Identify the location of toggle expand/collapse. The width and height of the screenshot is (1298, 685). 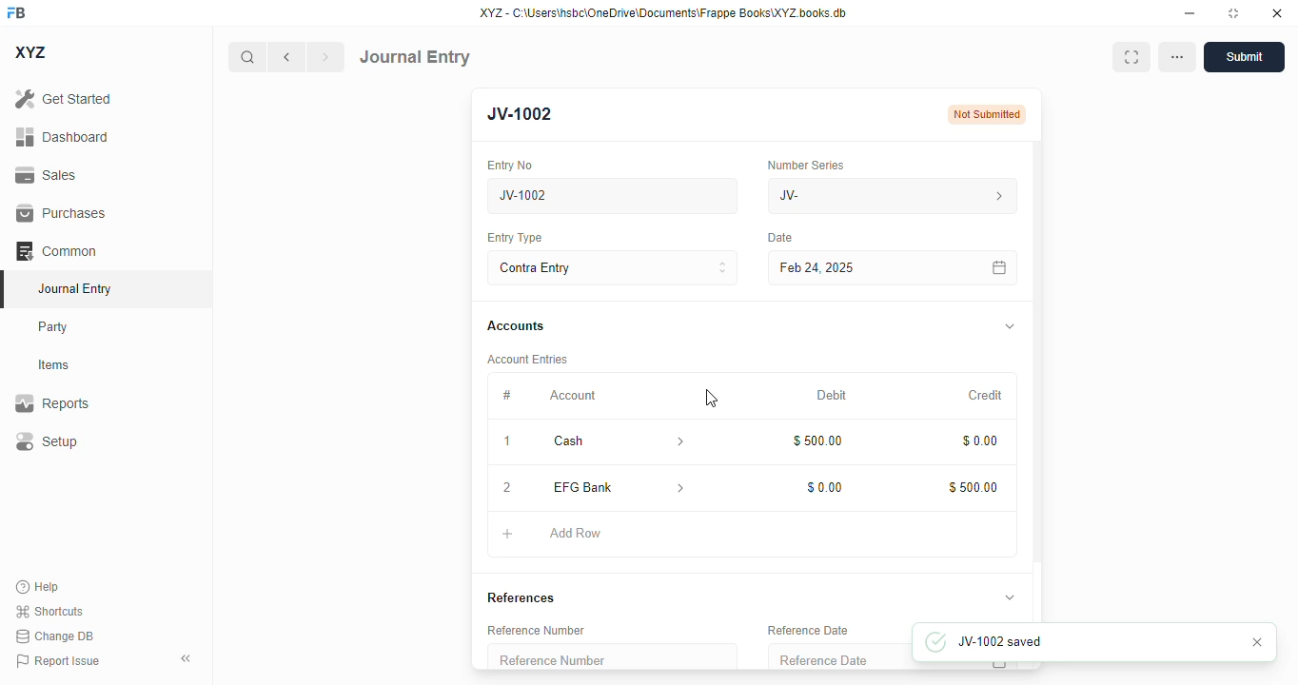
(1010, 597).